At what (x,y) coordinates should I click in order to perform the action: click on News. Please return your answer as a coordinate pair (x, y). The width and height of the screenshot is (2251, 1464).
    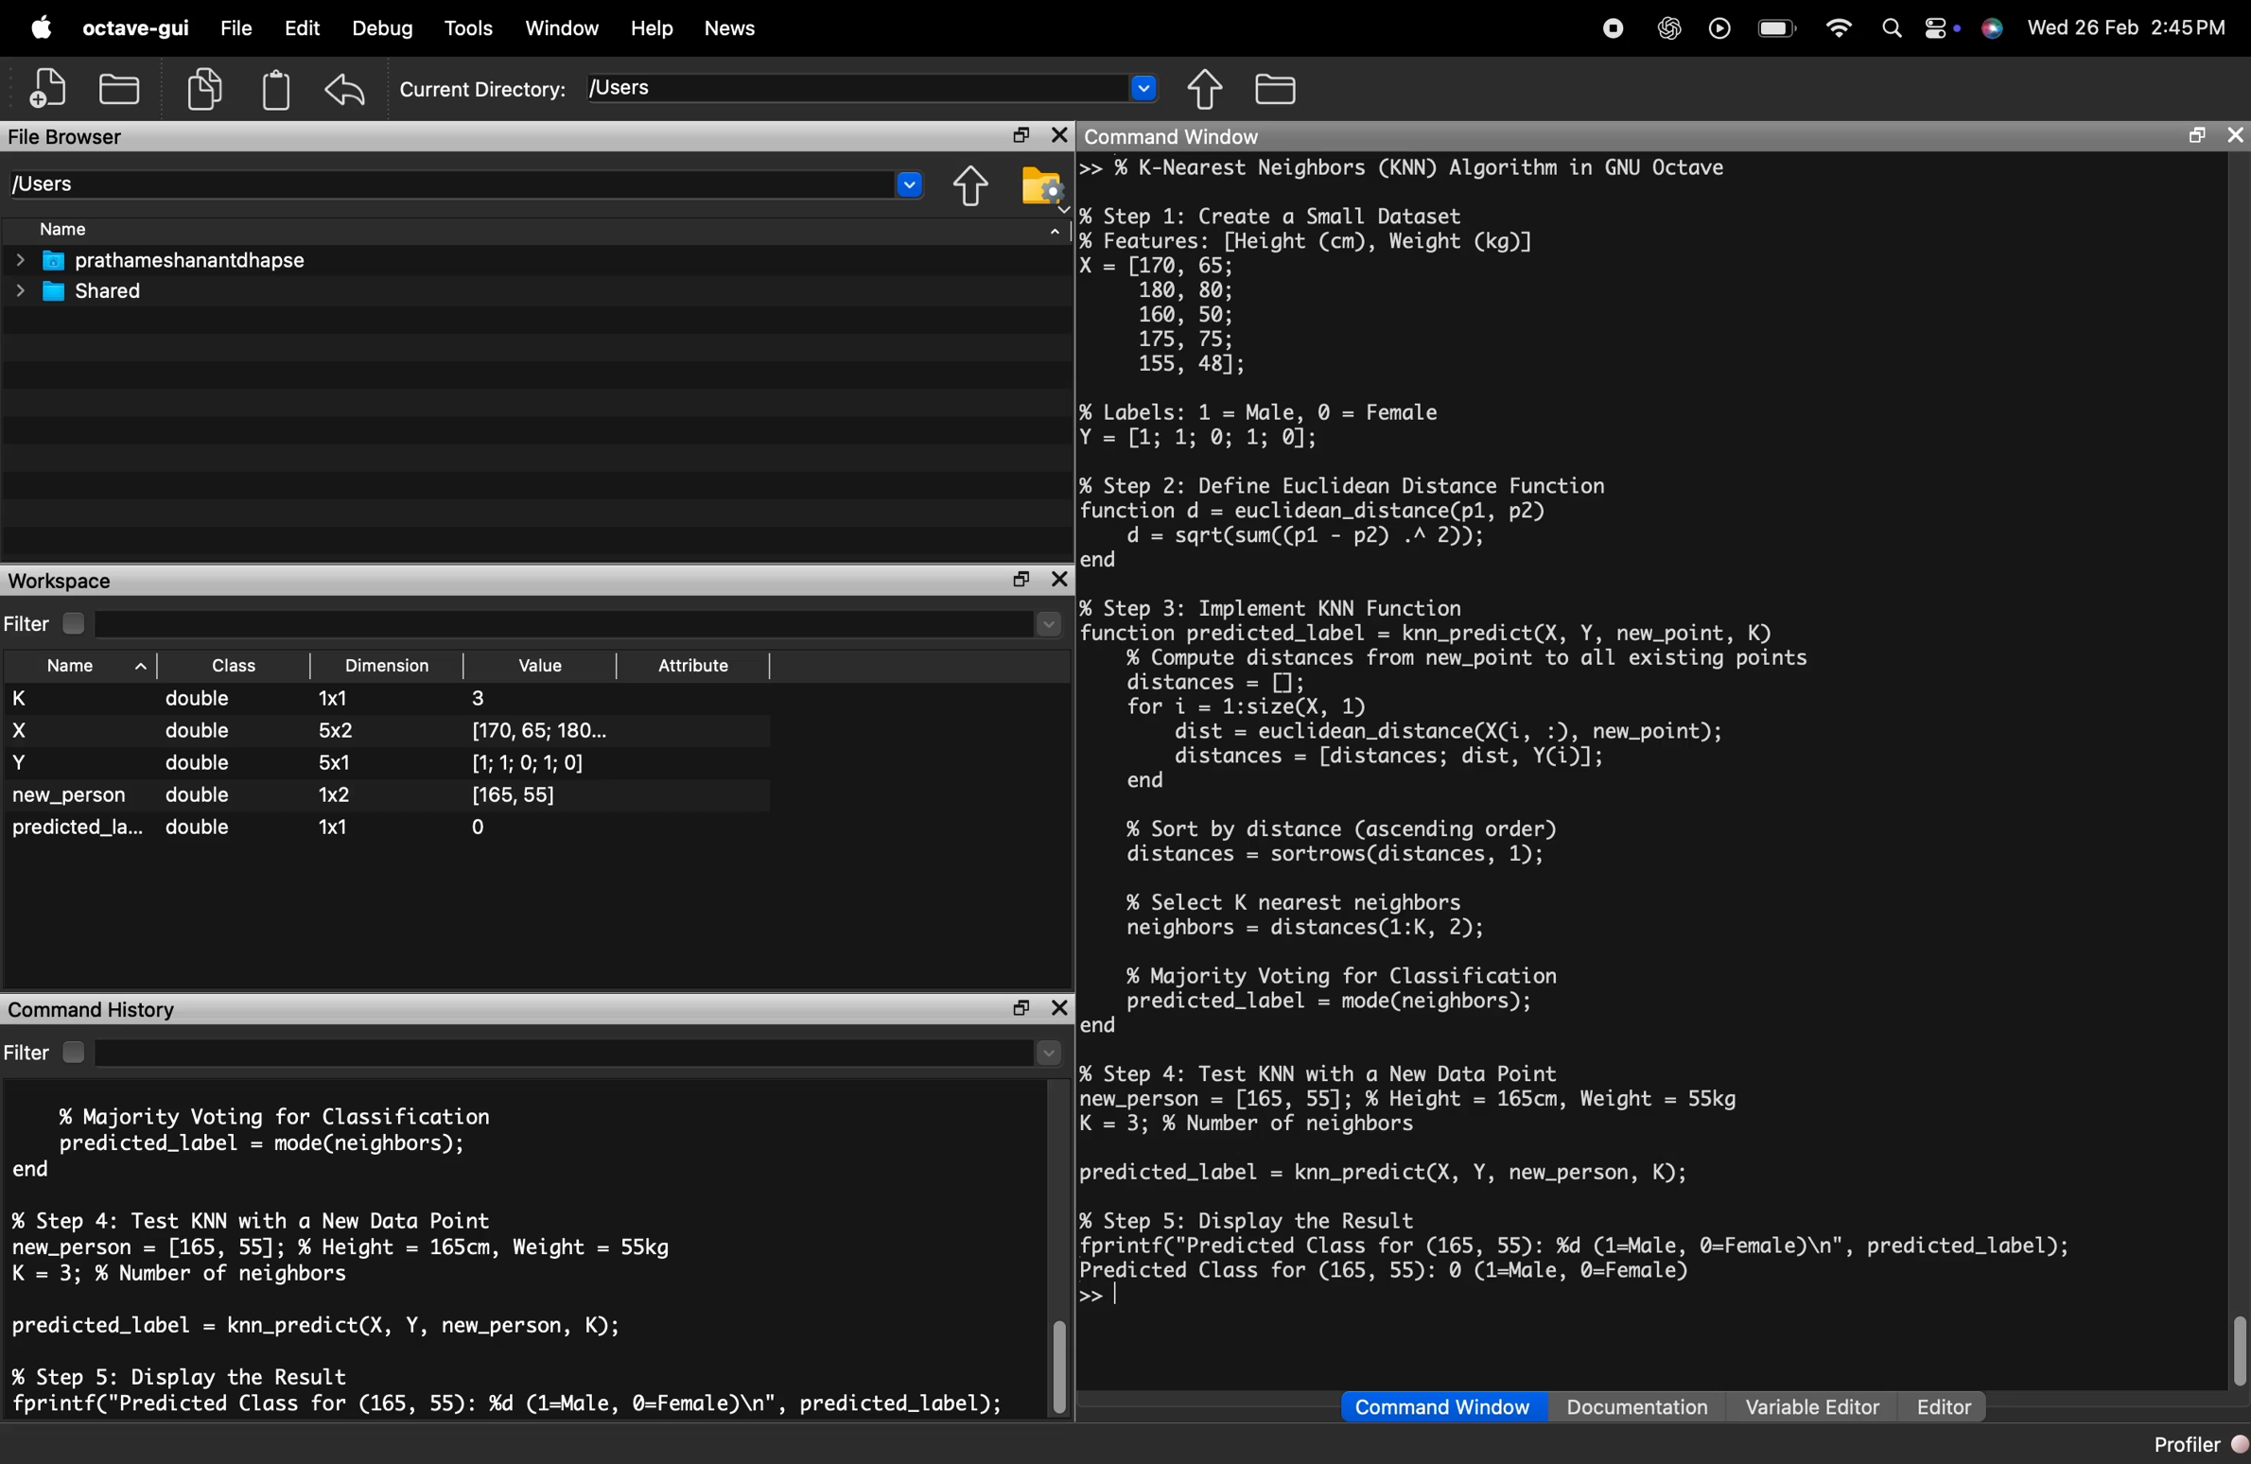
    Looking at the image, I should click on (743, 27).